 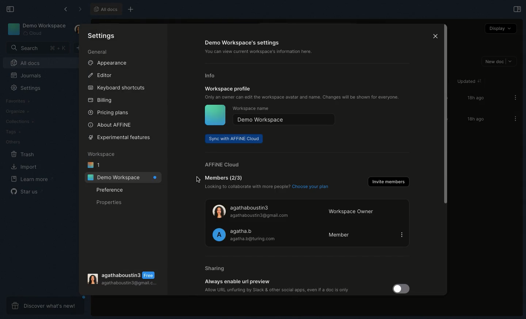 I want to click on All docs, so click(x=106, y=9).